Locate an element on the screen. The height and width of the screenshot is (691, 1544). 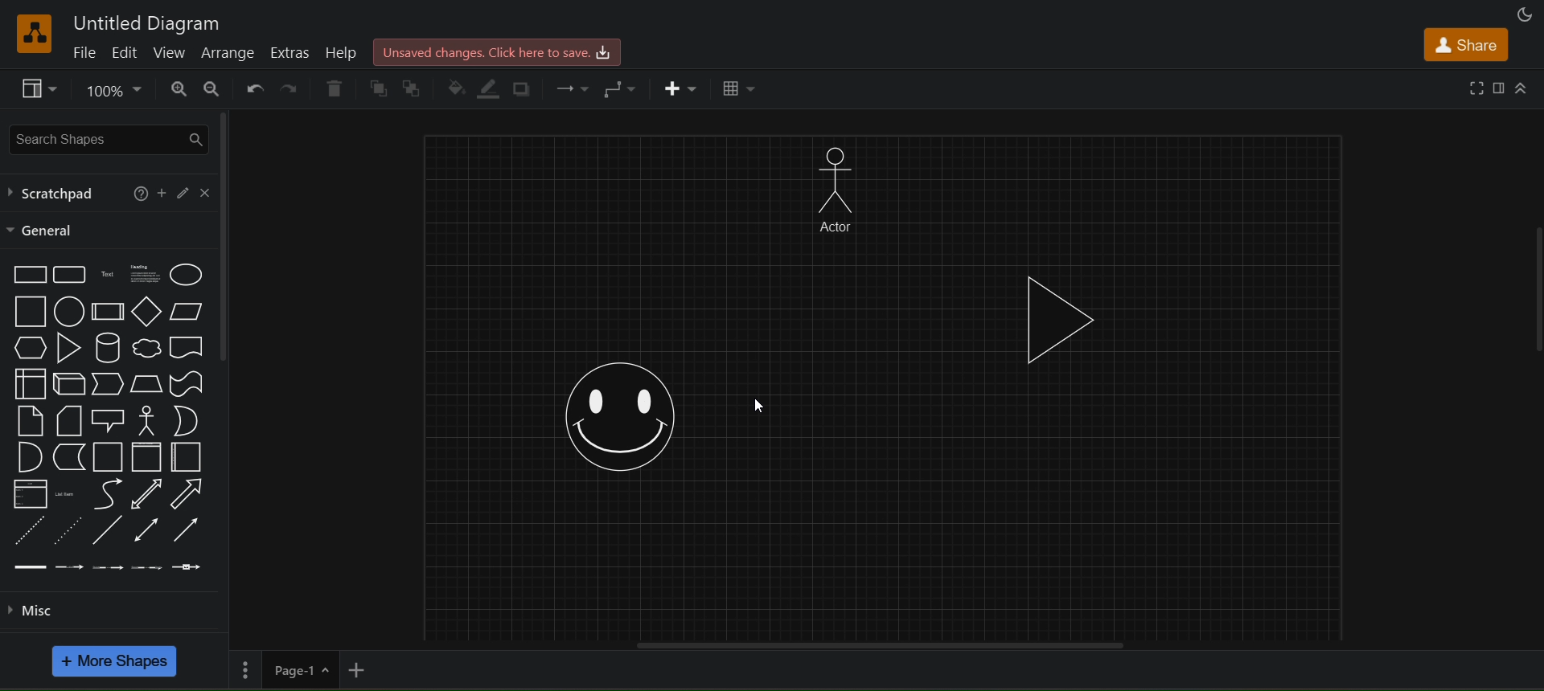
view is located at coordinates (37, 87).